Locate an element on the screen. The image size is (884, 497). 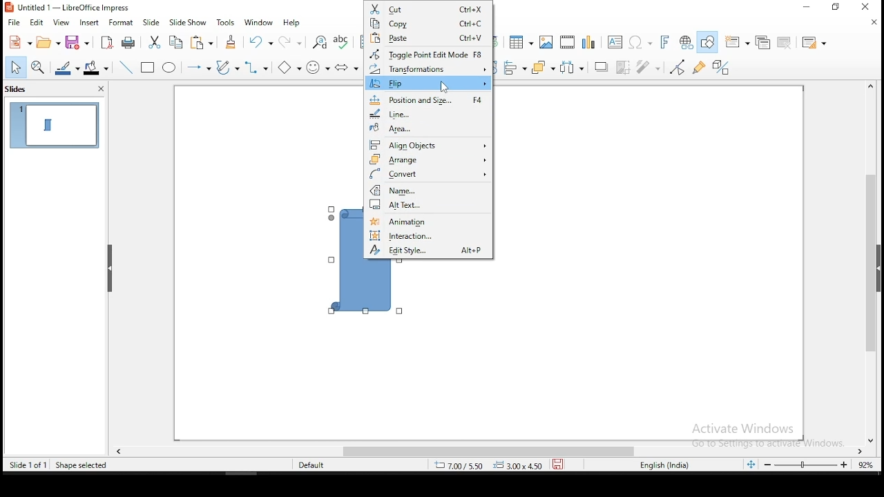
zoom and pan is located at coordinates (38, 66).